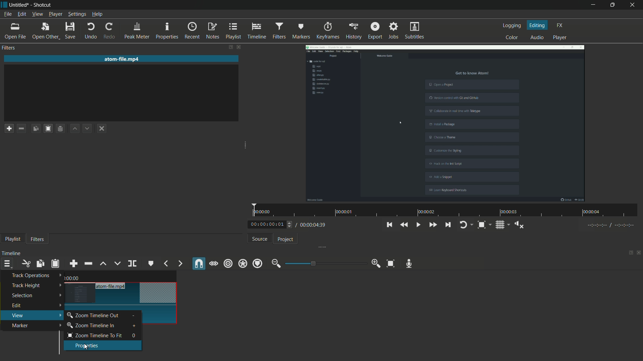  What do you see at coordinates (394, 30) in the screenshot?
I see `jobs` at bounding box center [394, 30].